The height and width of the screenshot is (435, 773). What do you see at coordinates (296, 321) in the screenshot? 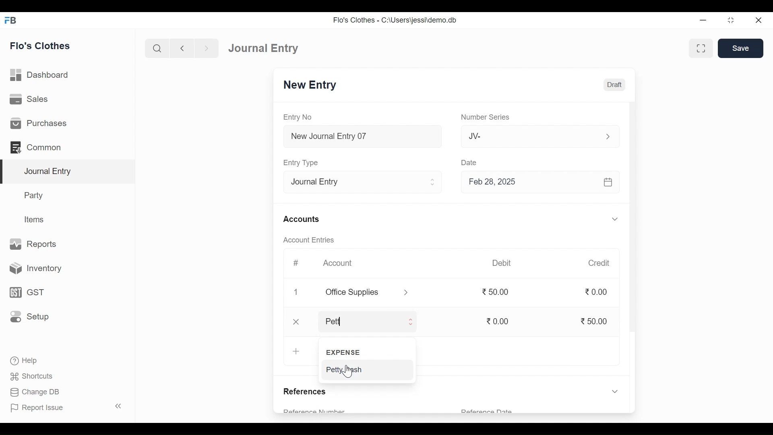
I see `Close ` at bounding box center [296, 321].